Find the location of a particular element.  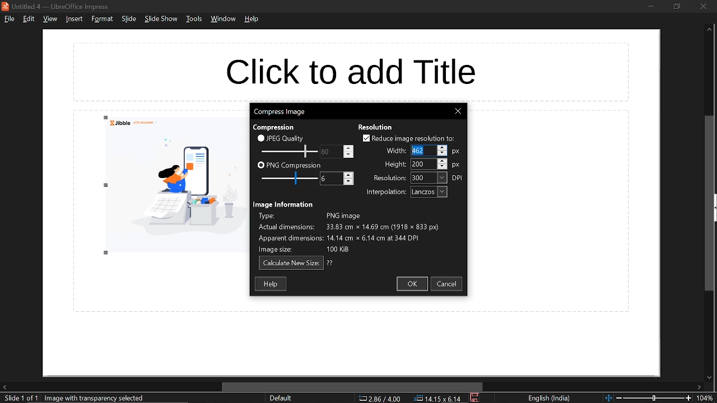

width is located at coordinates (394, 150).